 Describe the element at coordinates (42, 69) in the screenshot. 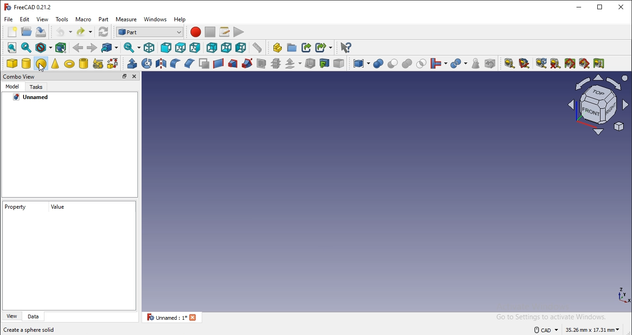

I see `cursor` at that location.